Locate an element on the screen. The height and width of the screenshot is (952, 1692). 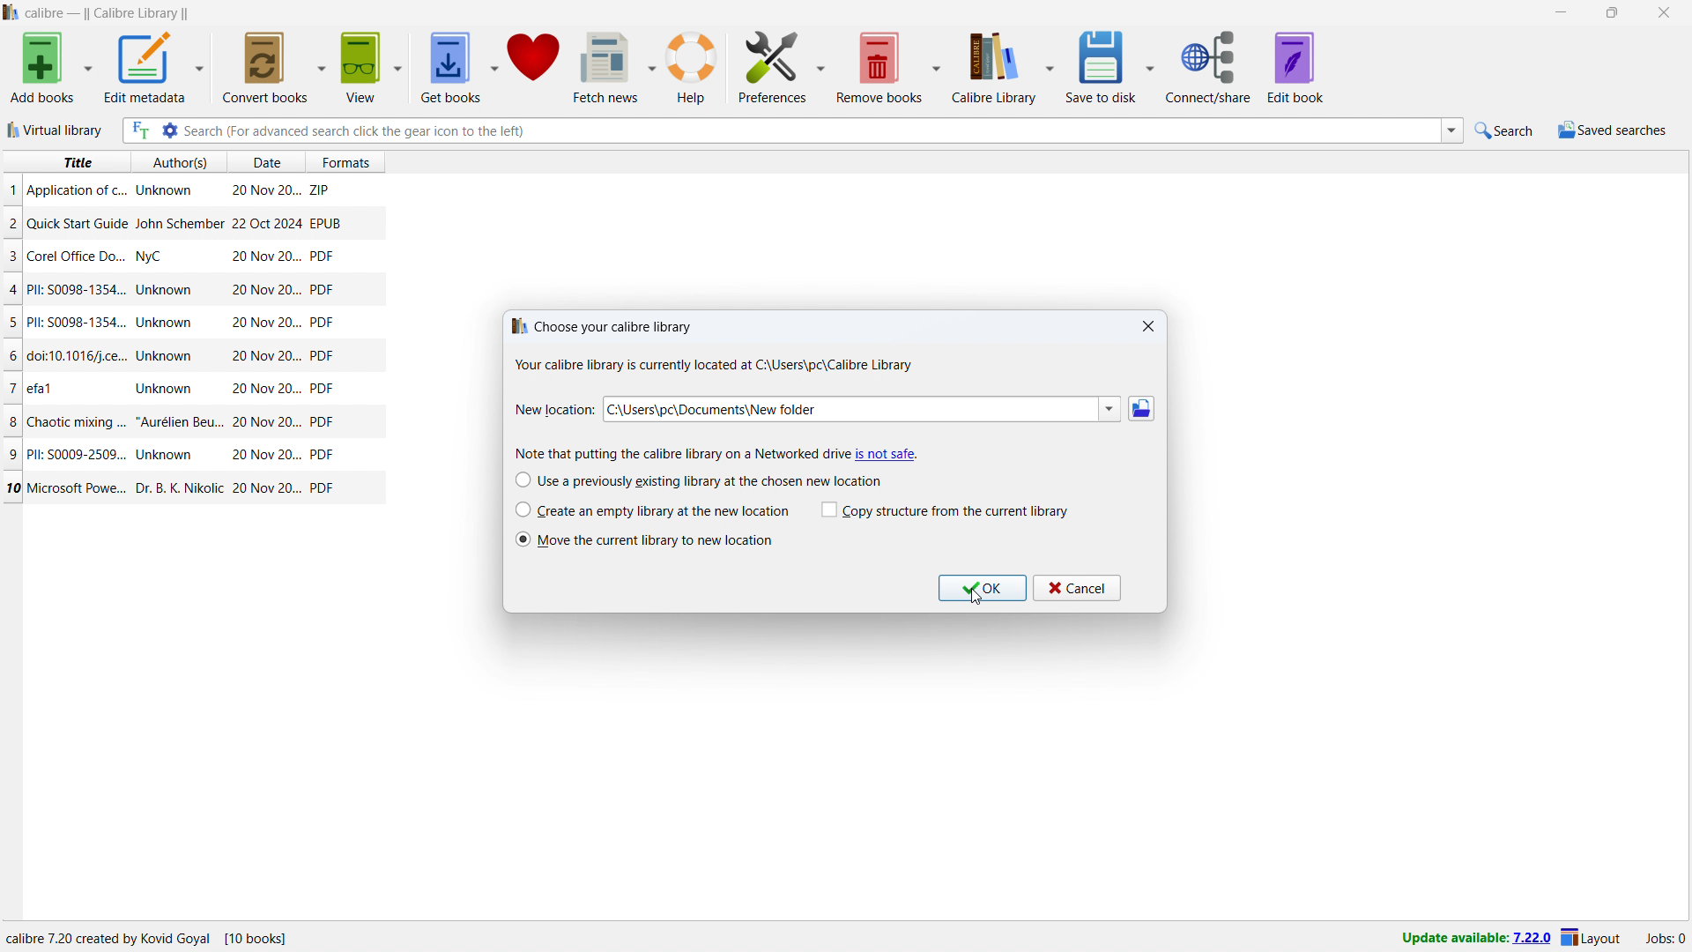
calibre library is located at coordinates (991, 70).